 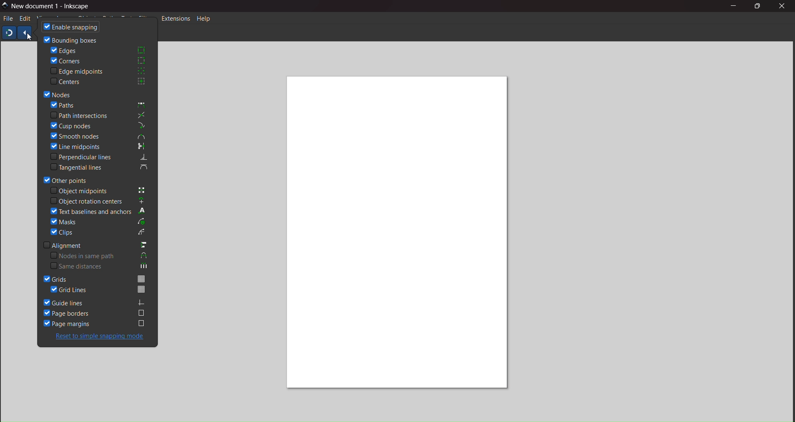 I want to click on minimize, so click(x=733, y=5).